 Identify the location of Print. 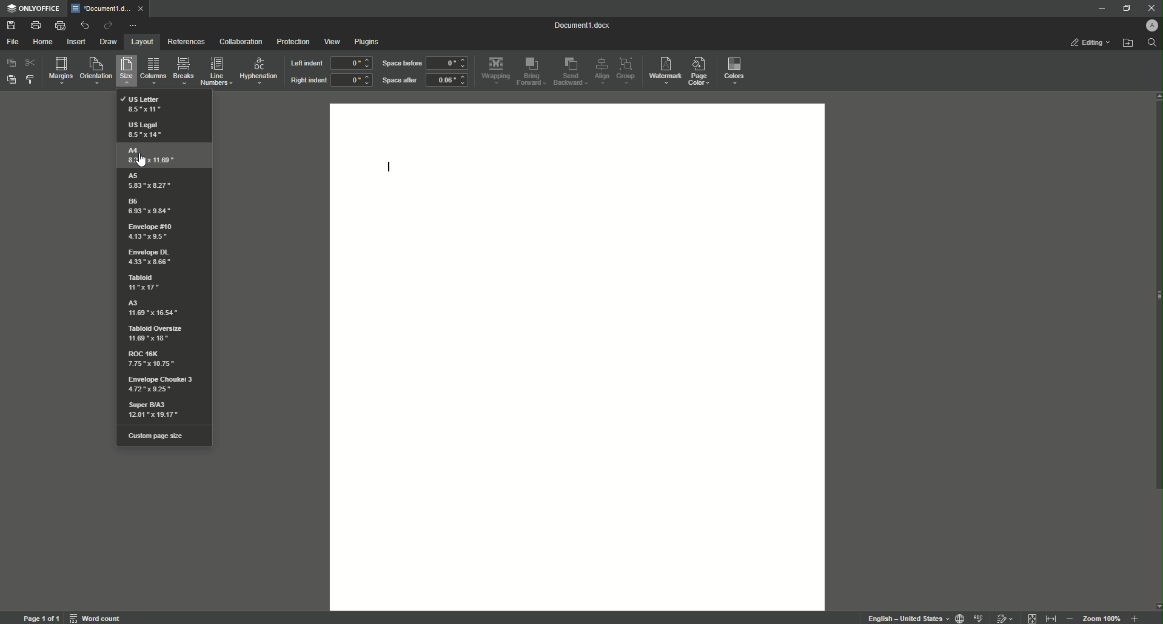
(33, 24).